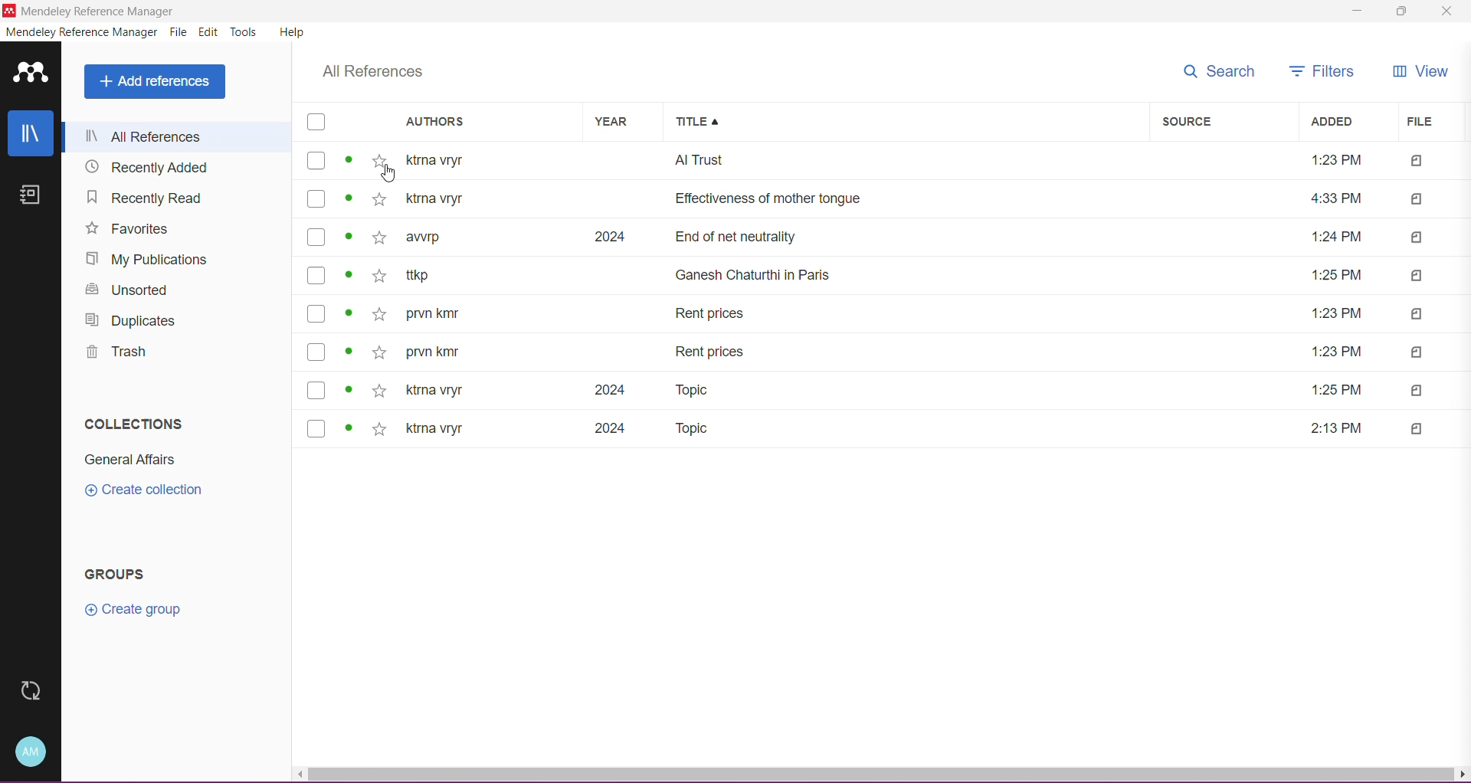 This screenshot has width=1471, height=783. Describe the element at coordinates (316, 275) in the screenshot. I see `Click to select` at that location.